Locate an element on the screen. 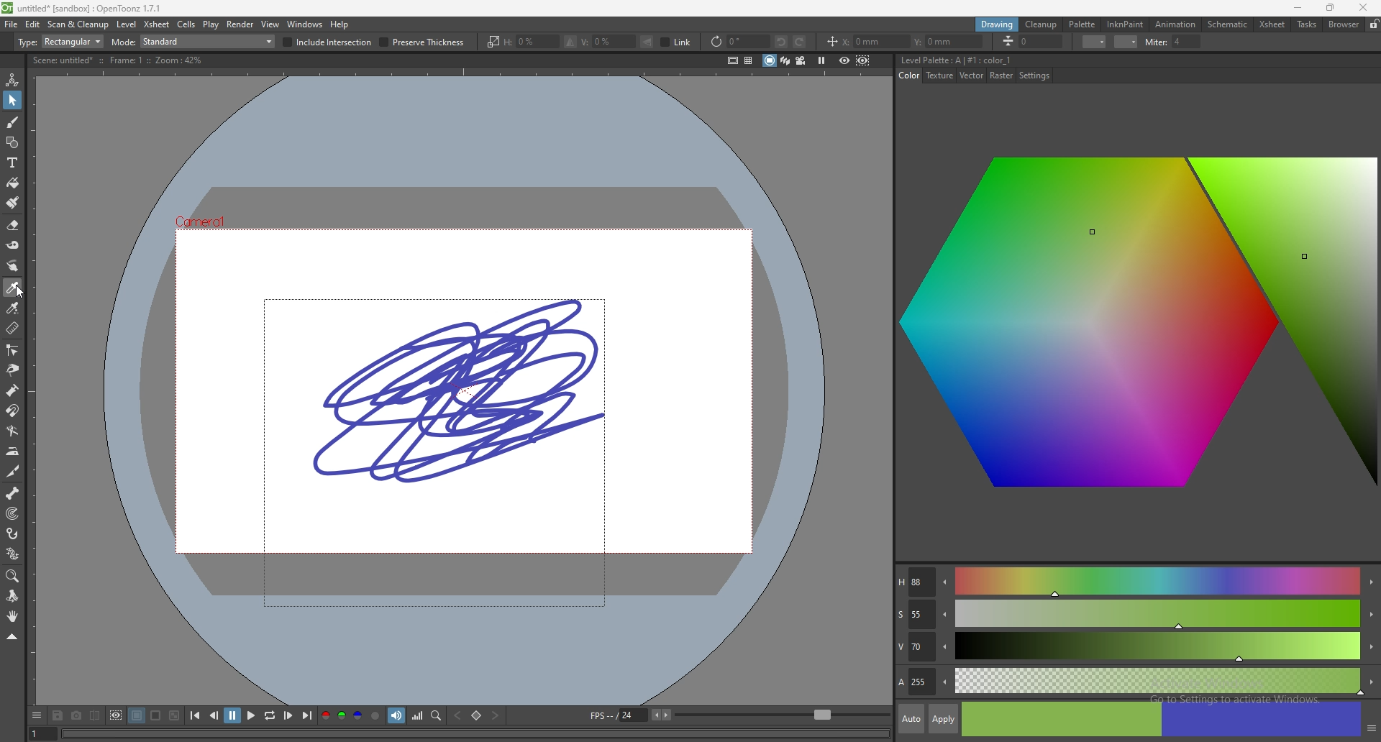 Image resolution: width=1381 pixels, height=742 pixels. ruler tool is located at coordinates (13, 329).